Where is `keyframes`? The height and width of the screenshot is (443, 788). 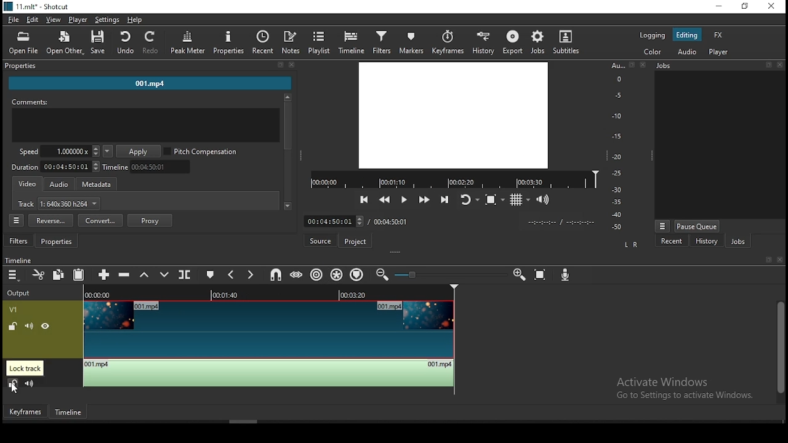 keyframes is located at coordinates (25, 412).